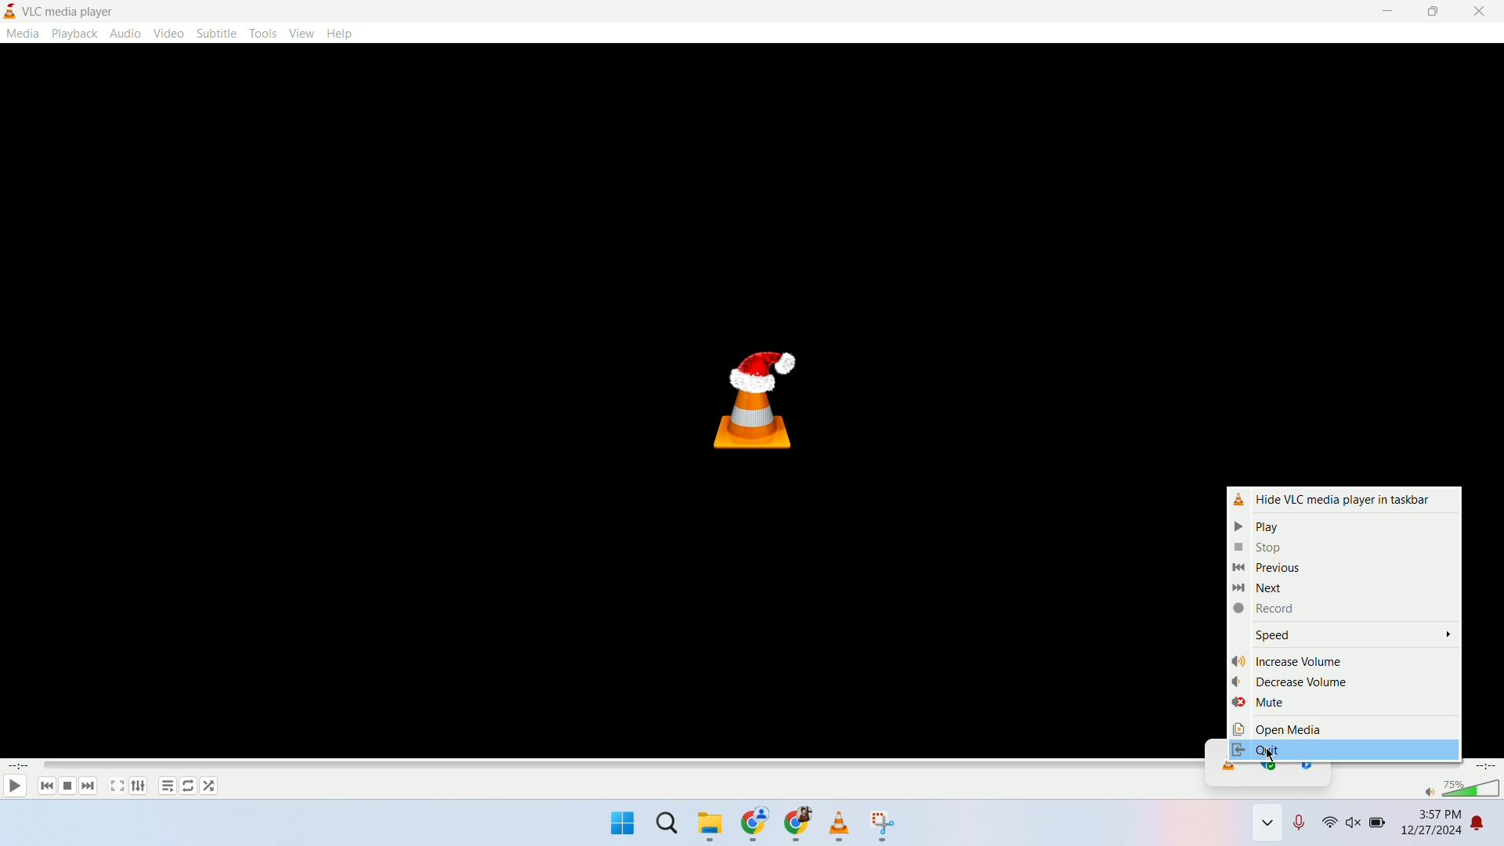 This screenshot has height=846, width=1504. What do you see at coordinates (67, 786) in the screenshot?
I see `stop` at bounding box center [67, 786].